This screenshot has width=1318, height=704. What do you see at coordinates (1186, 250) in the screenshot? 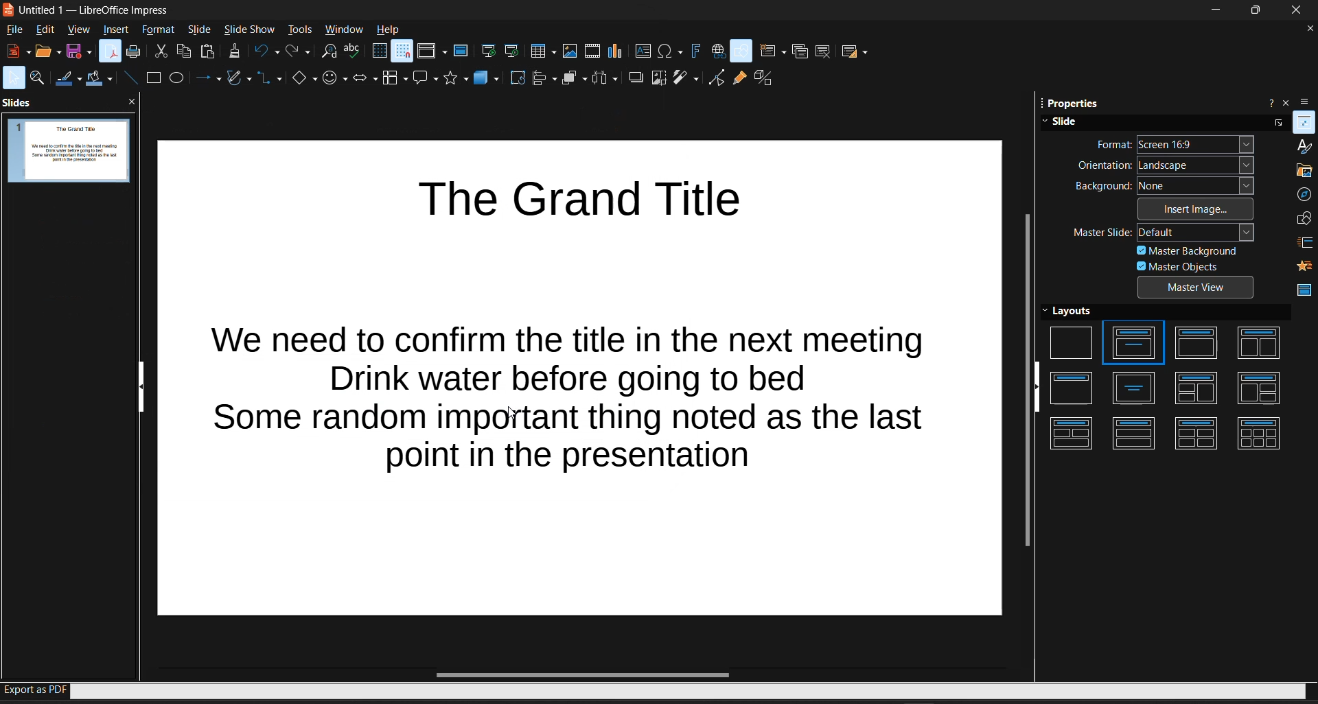
I see `master background` at bounding box center [1186, 250].